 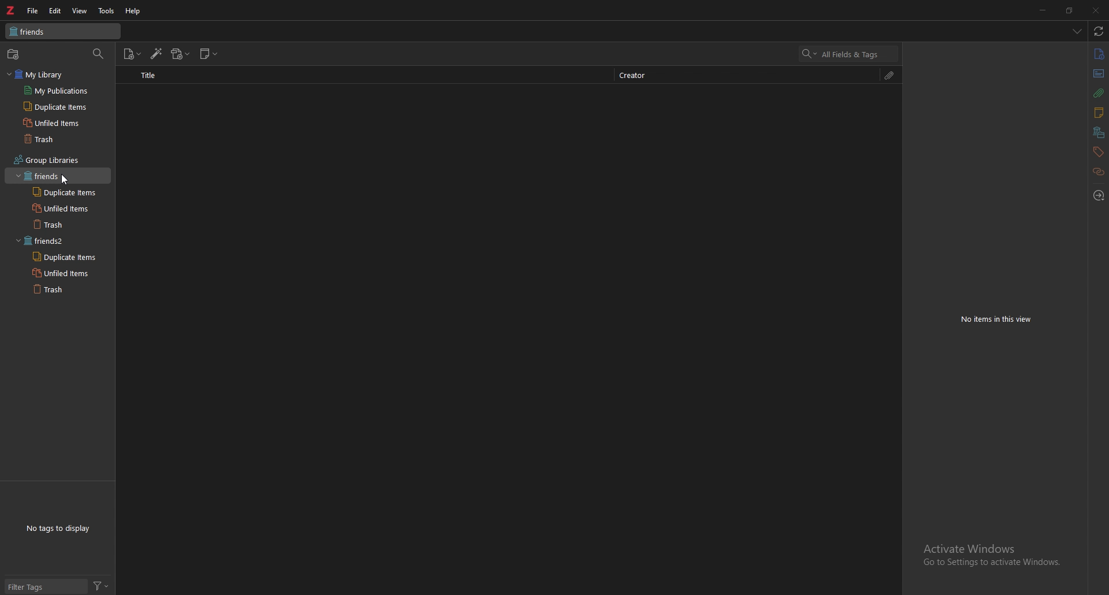 I want to click on list all items, so click(x=1077, y=31).